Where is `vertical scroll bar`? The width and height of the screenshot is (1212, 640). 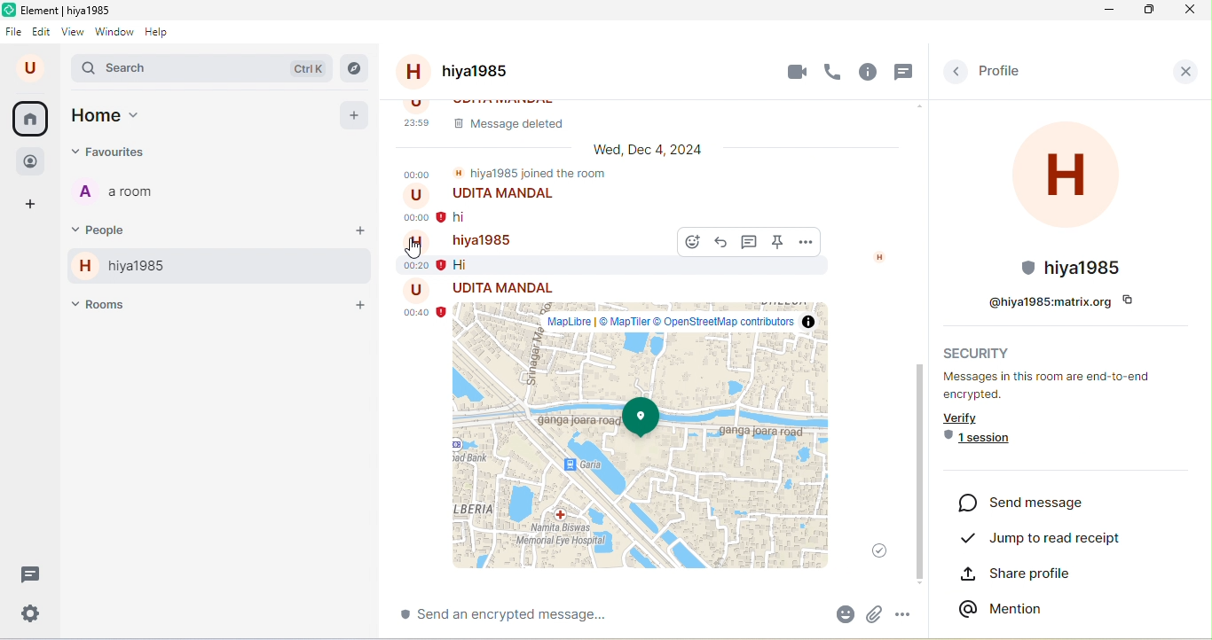 vertical scroll bar is located at coordinates (1200, 462).